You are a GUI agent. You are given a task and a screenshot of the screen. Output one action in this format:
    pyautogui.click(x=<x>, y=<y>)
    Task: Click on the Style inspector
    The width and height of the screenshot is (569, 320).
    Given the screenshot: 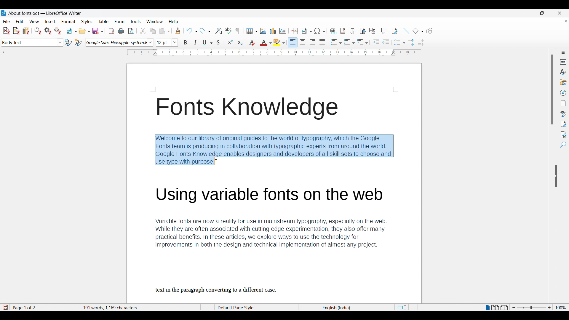 What is the action you would take?
    pyautogui.click(x=563, y=114)
    